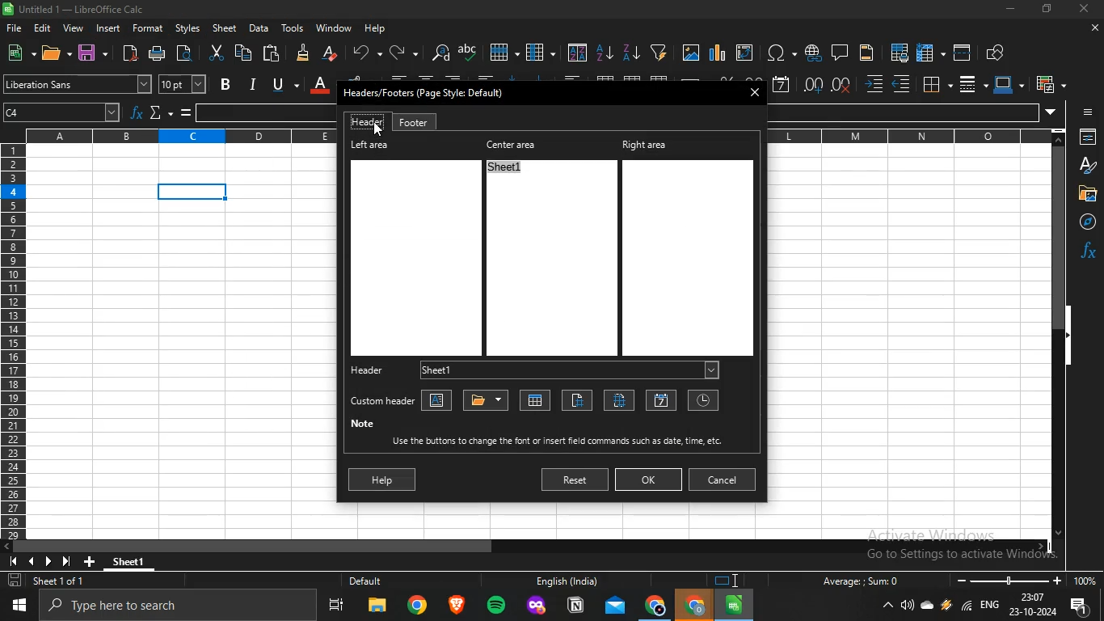 This screenshot has height=621, width=1104. I want to click on Default, so click(382, 581).